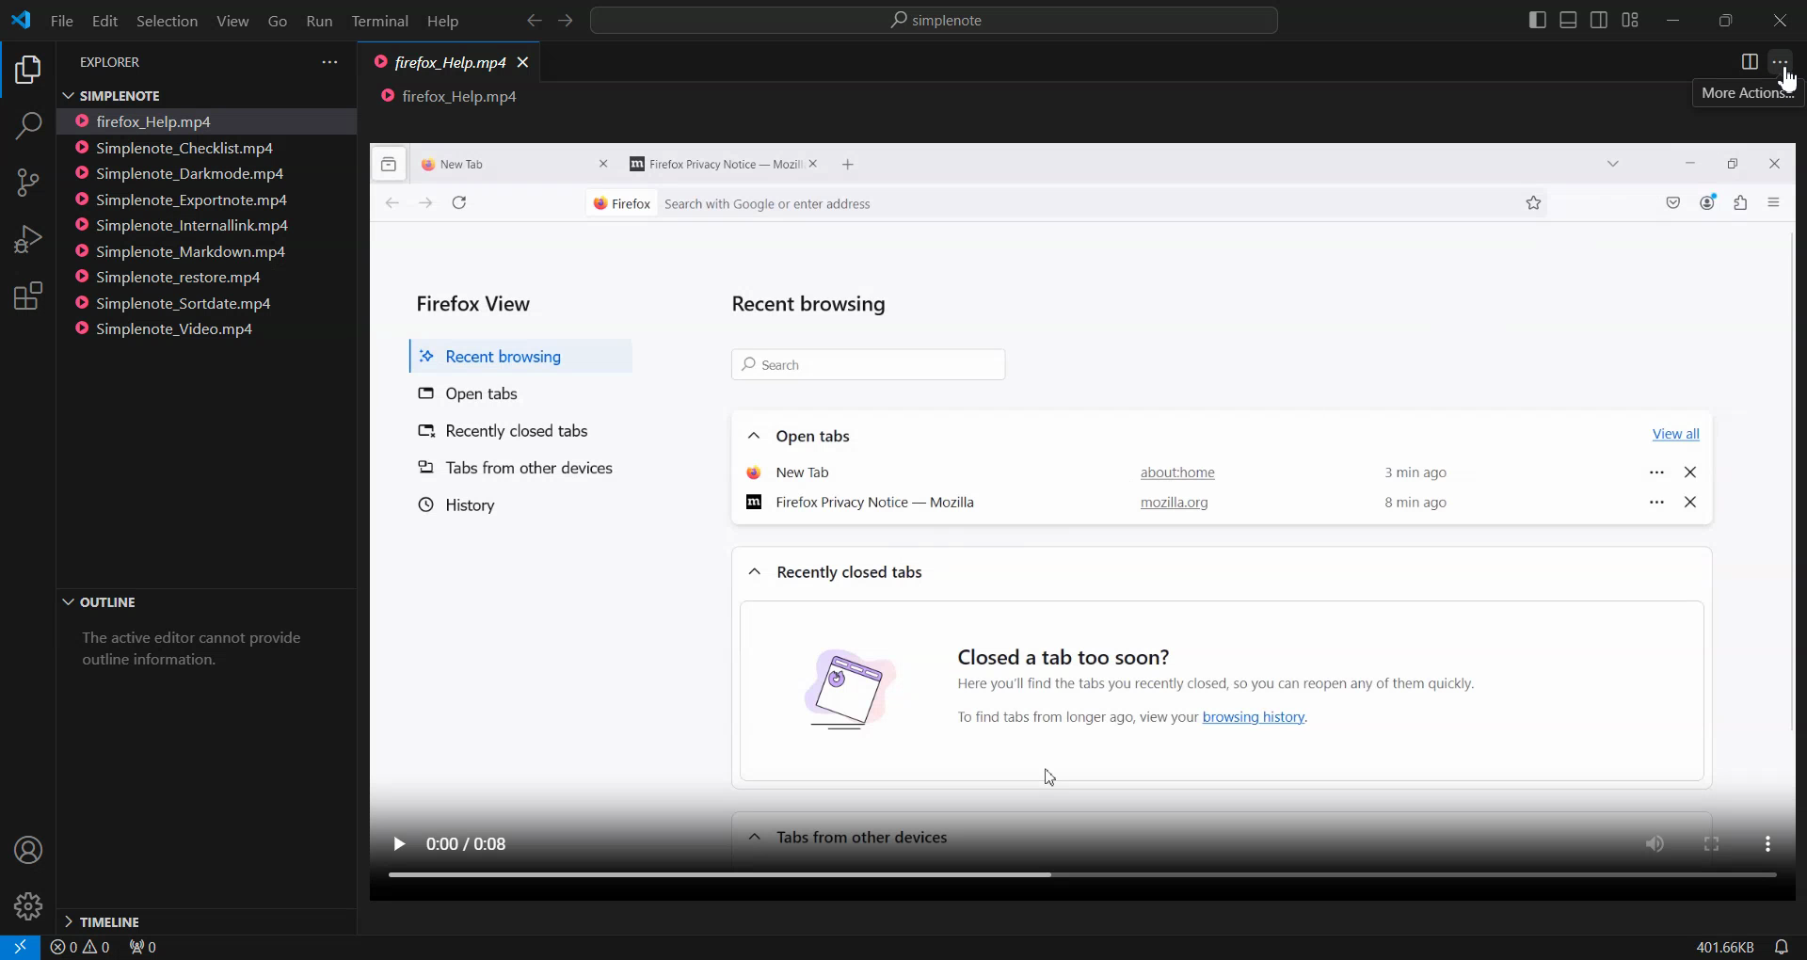 This screenshot has width=1807, height=960. Describe the element at coordinates (1671, 22) in the screenshot. I see `Minimize` at that location.